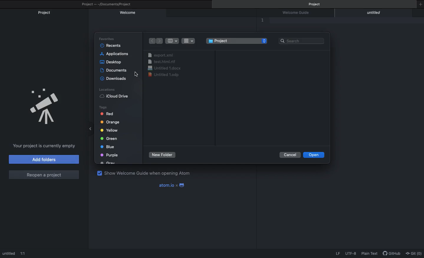 The height and width of the screenshot is (258, 424). I want to click on Grid view, so click(188, 41).